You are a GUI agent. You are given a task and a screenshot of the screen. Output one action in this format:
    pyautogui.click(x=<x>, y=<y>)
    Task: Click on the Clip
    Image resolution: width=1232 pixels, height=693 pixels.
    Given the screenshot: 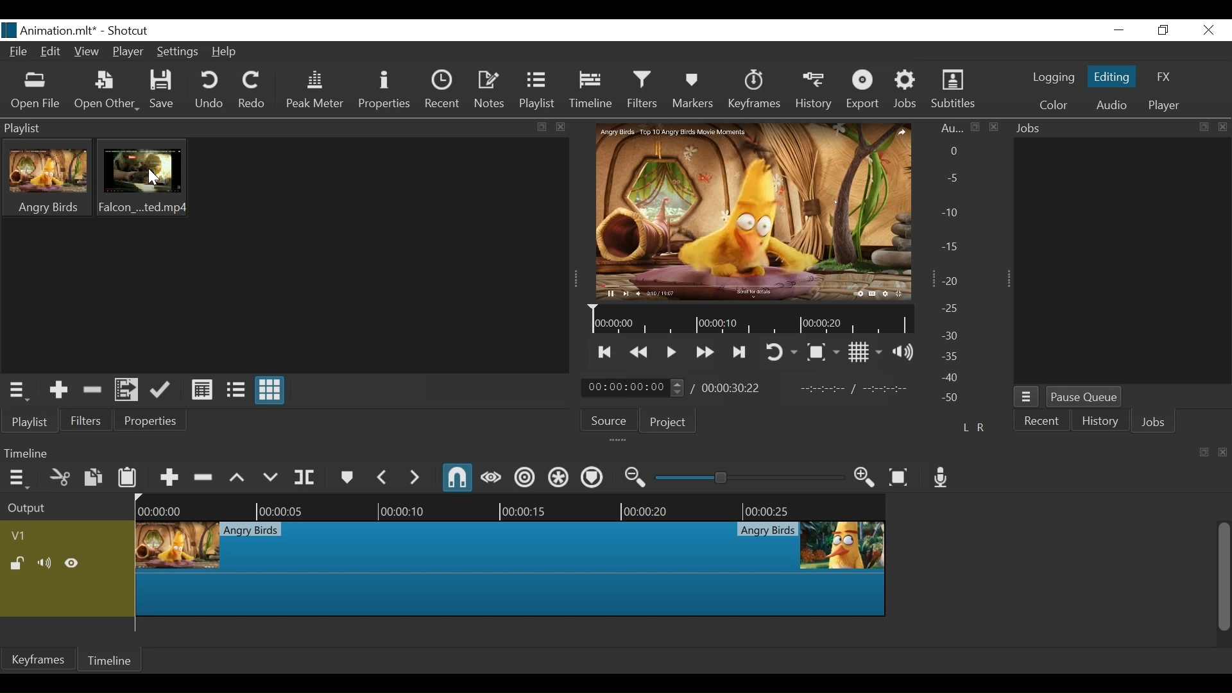 What is the action you would take?
    pyautogui.click(x=145, y=178)
    